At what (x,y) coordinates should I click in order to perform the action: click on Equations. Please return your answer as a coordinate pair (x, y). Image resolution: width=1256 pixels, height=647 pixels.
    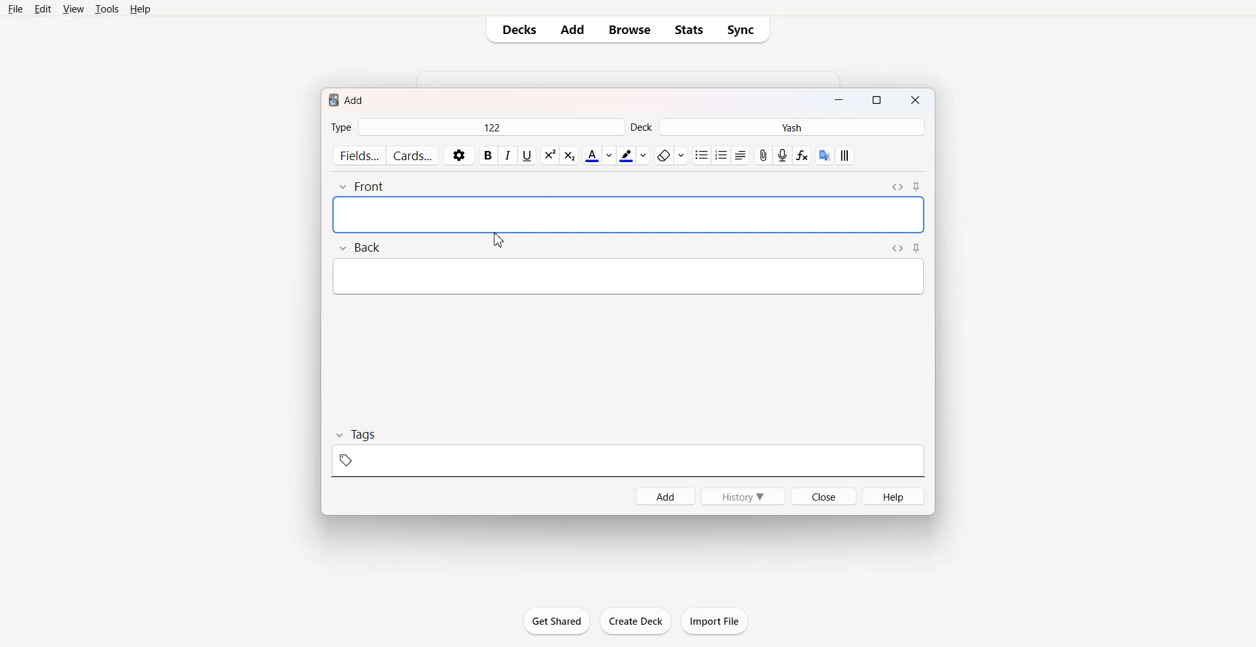
    Looking at the image, I should click on (802, 156).